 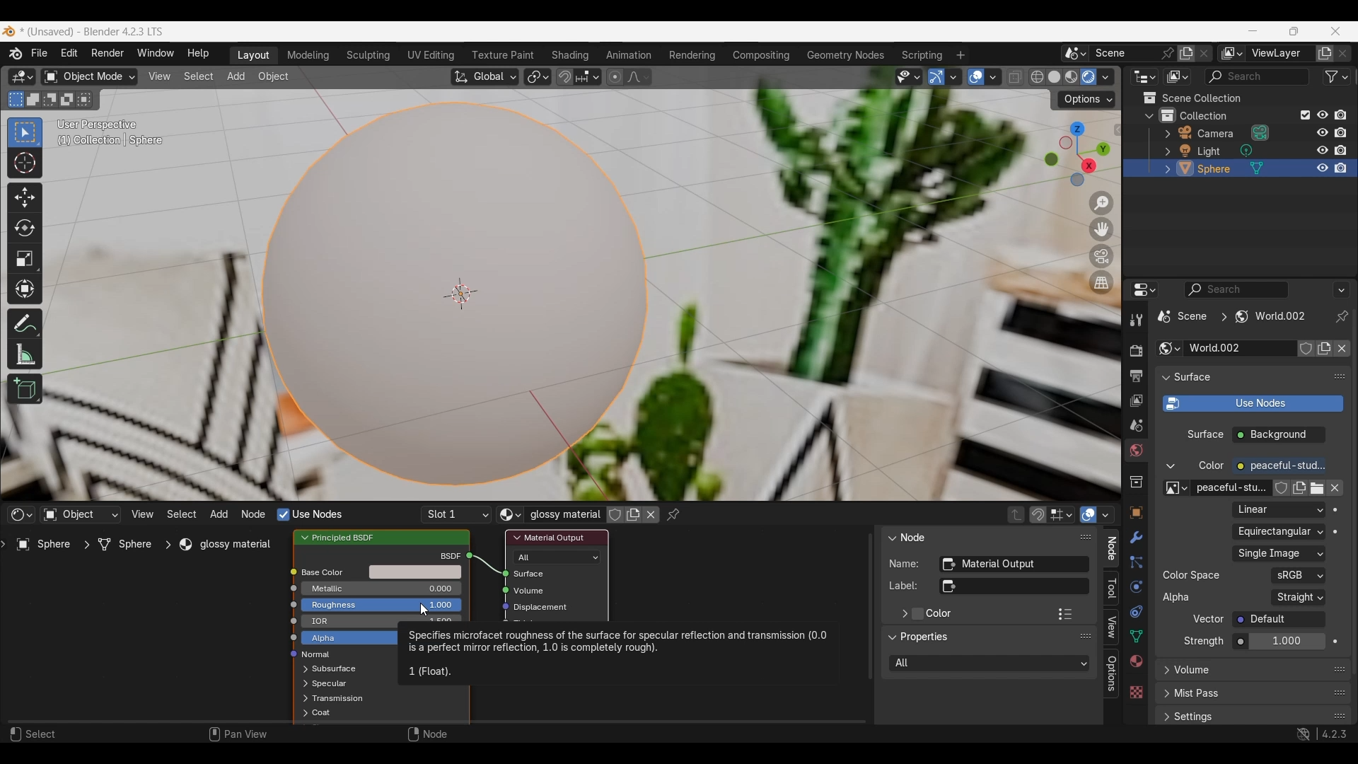 What do you see at coordinates (22, 76) in the screenshot?
I see `Editor type` at bounding box center [22, 76].